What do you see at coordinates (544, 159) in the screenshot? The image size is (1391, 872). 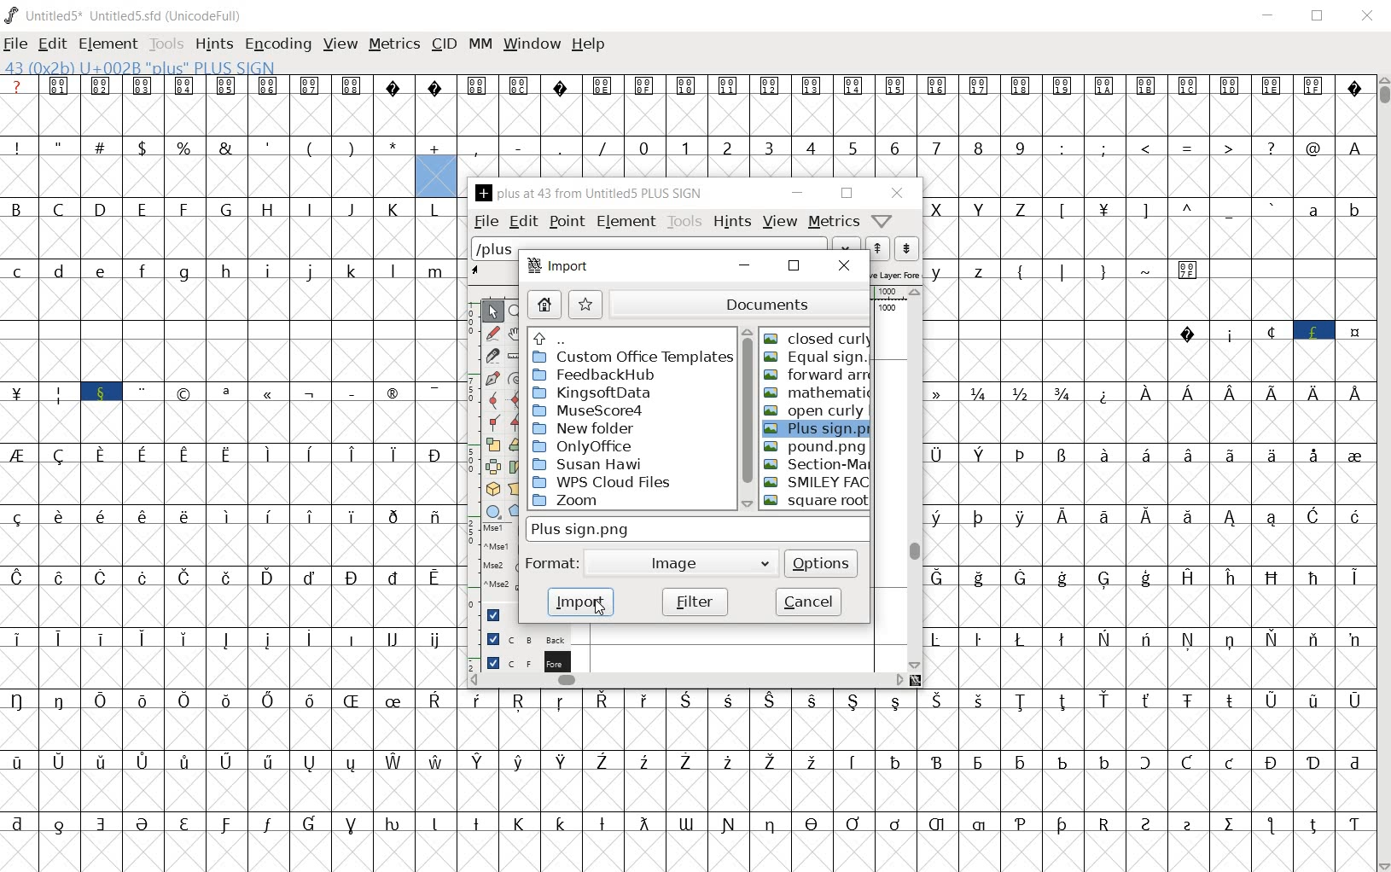 I see `special characters` at bounding box center [544, 159].